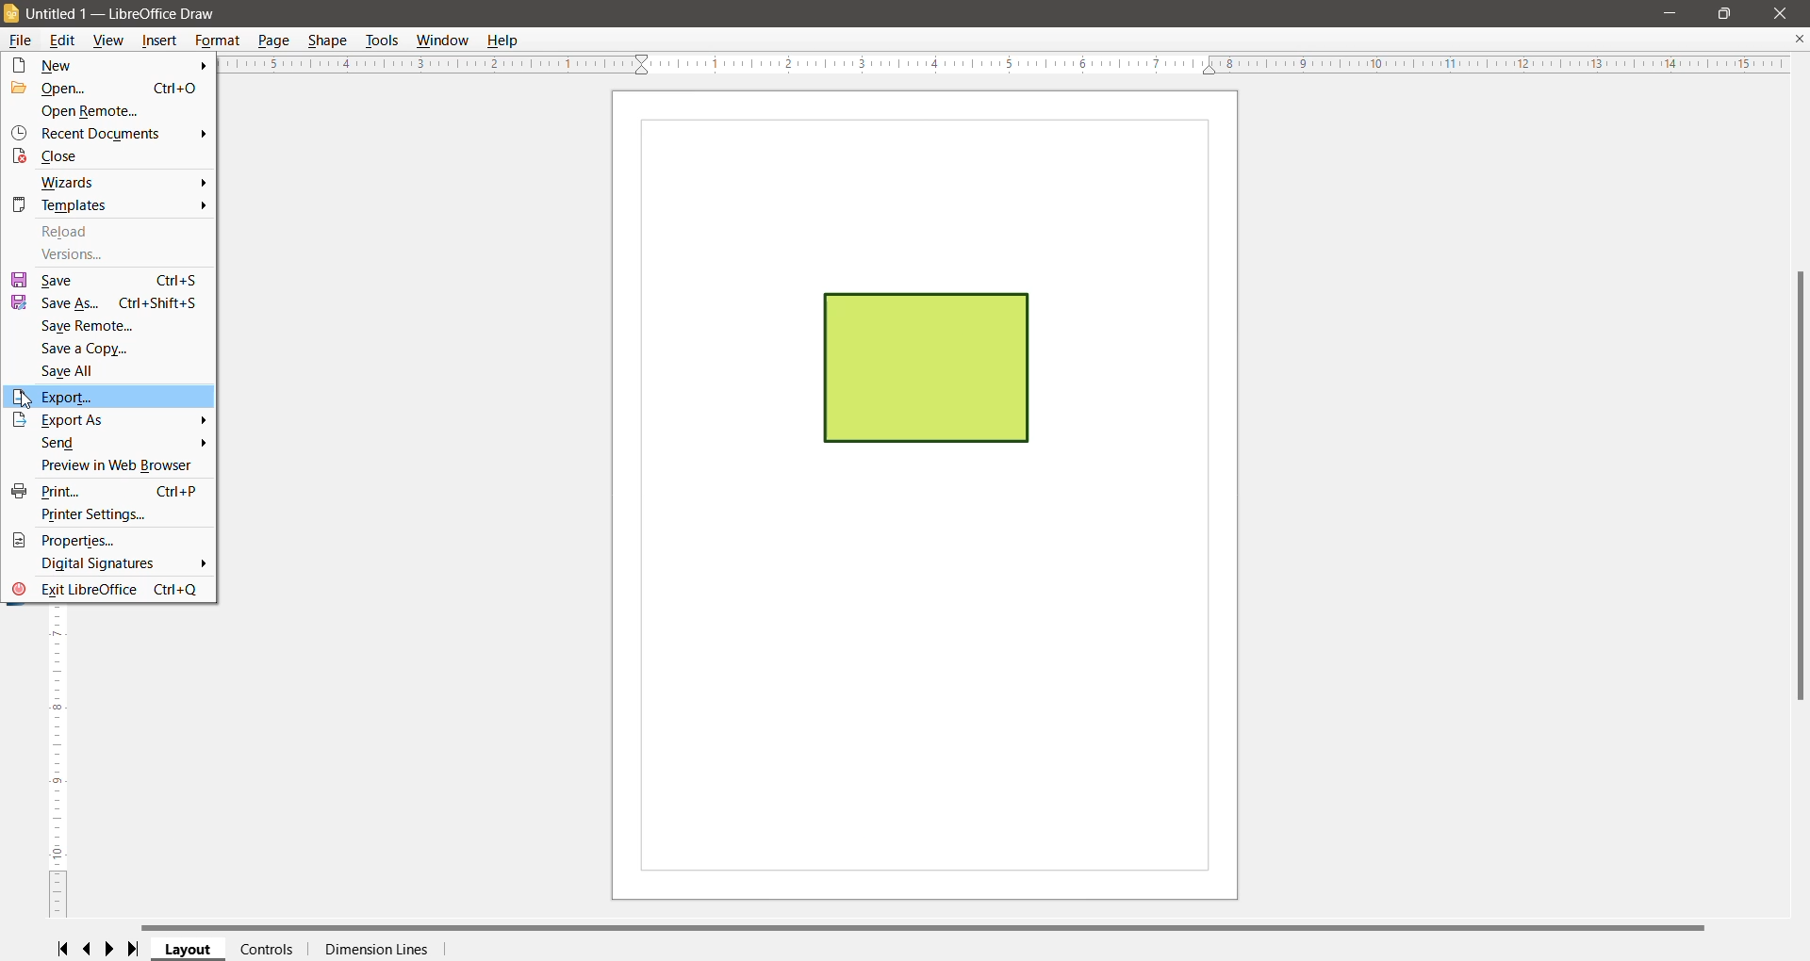 Image resolution: width=1810 pixels, height=961 pixels. What do you see at coordinates (160, 41) in the screenshot?
I see `Insert` at bounding box center [160, 41].